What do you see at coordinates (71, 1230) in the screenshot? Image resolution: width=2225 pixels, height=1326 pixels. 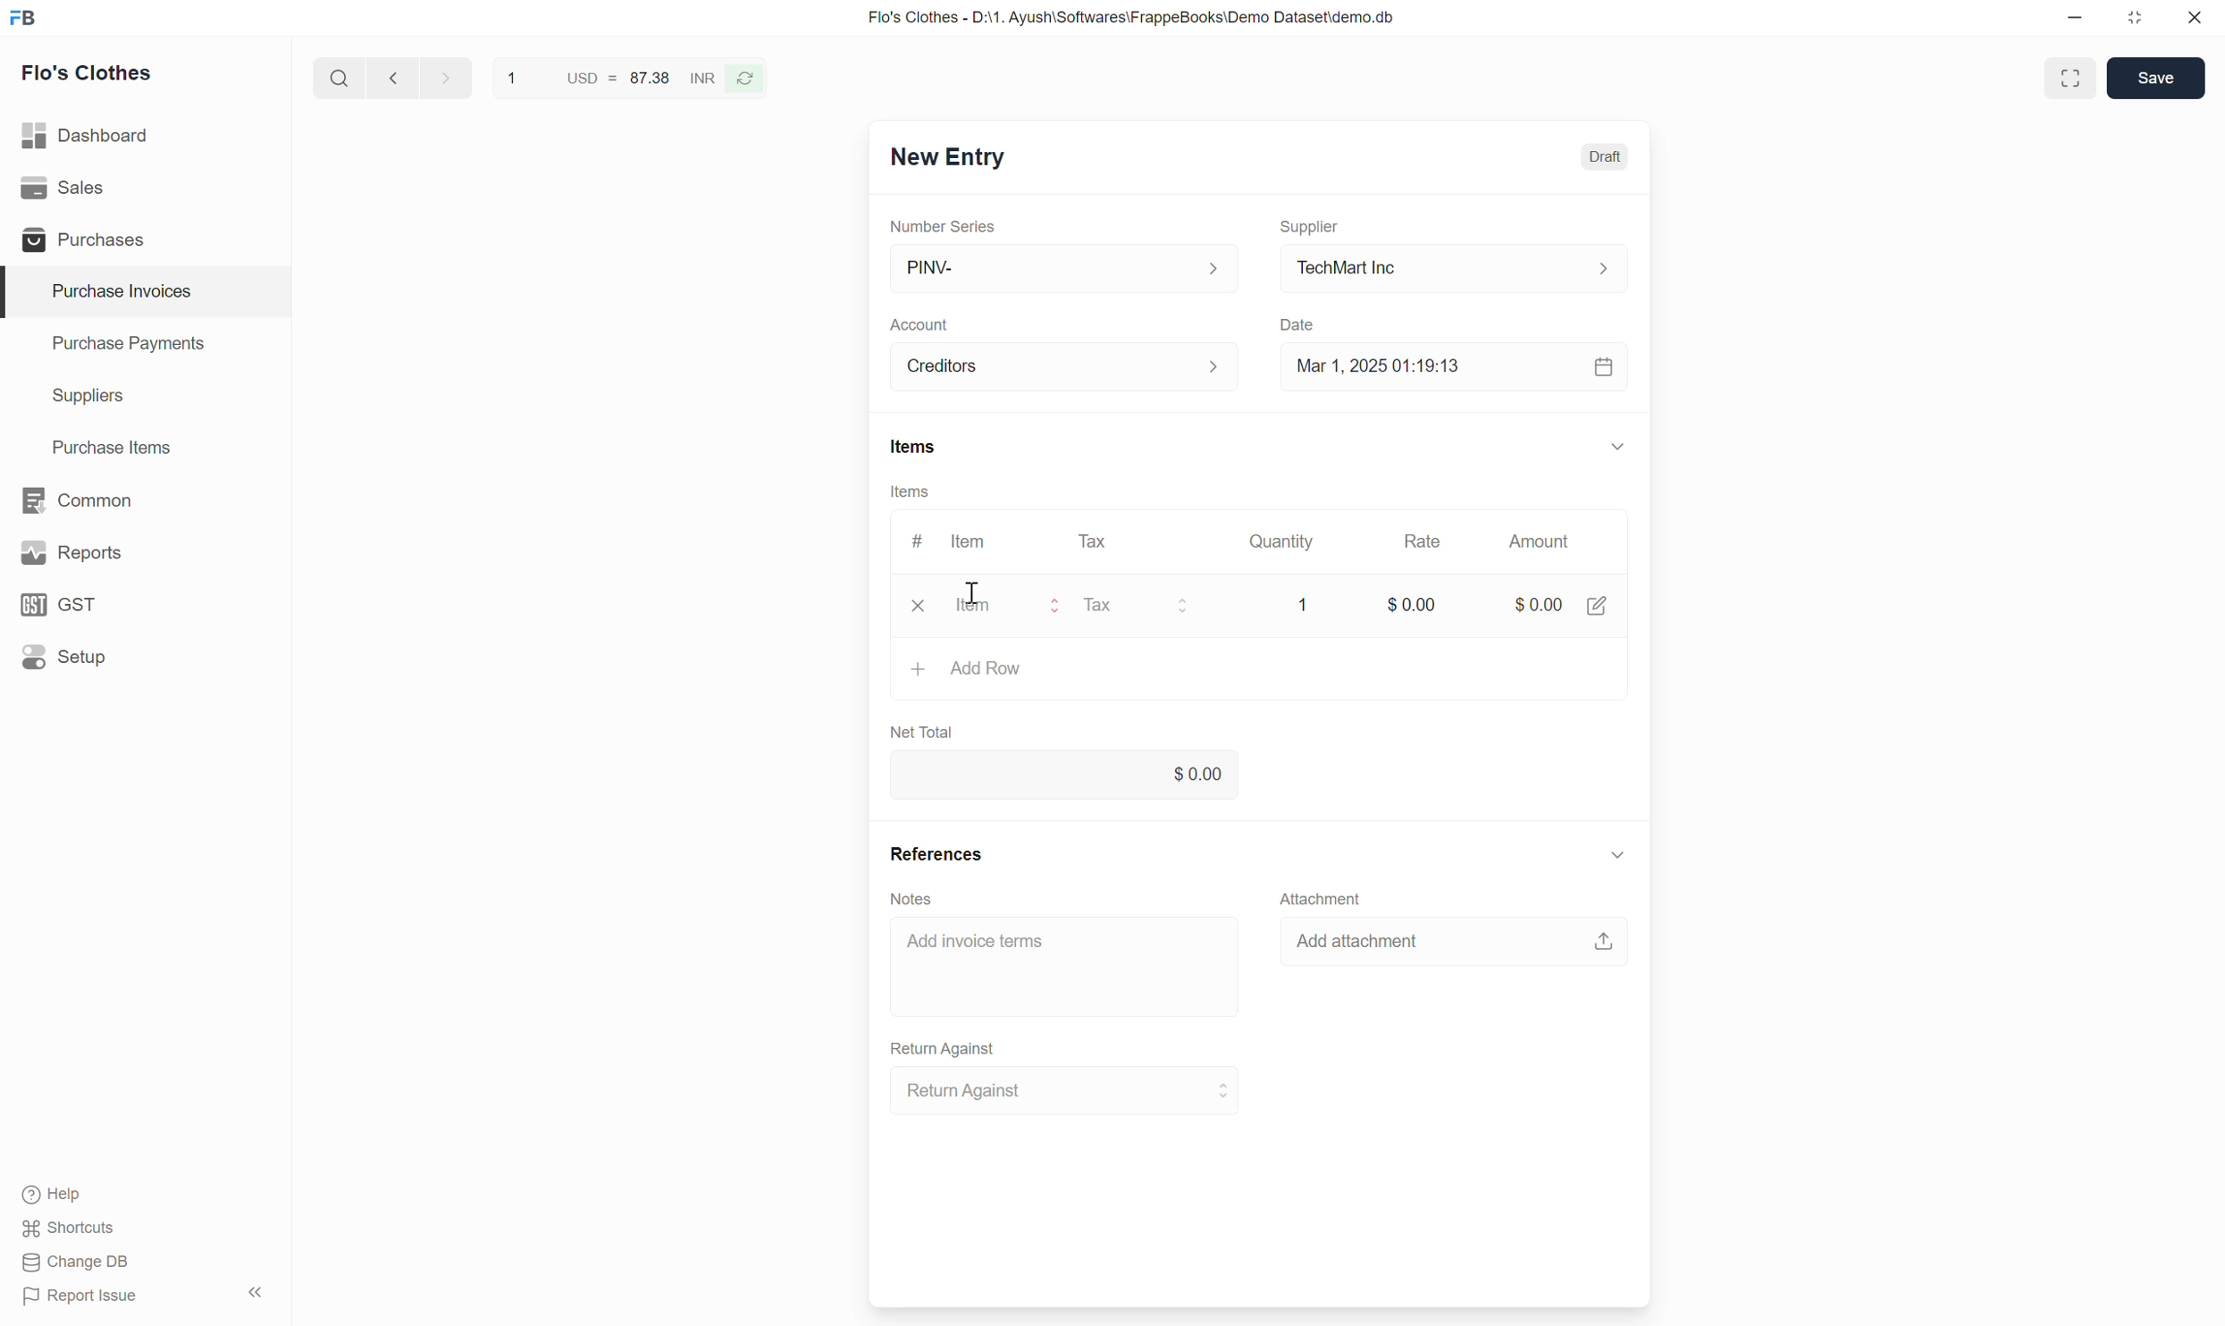 I see `Shortcuts` at bounding box center [71, 1230].